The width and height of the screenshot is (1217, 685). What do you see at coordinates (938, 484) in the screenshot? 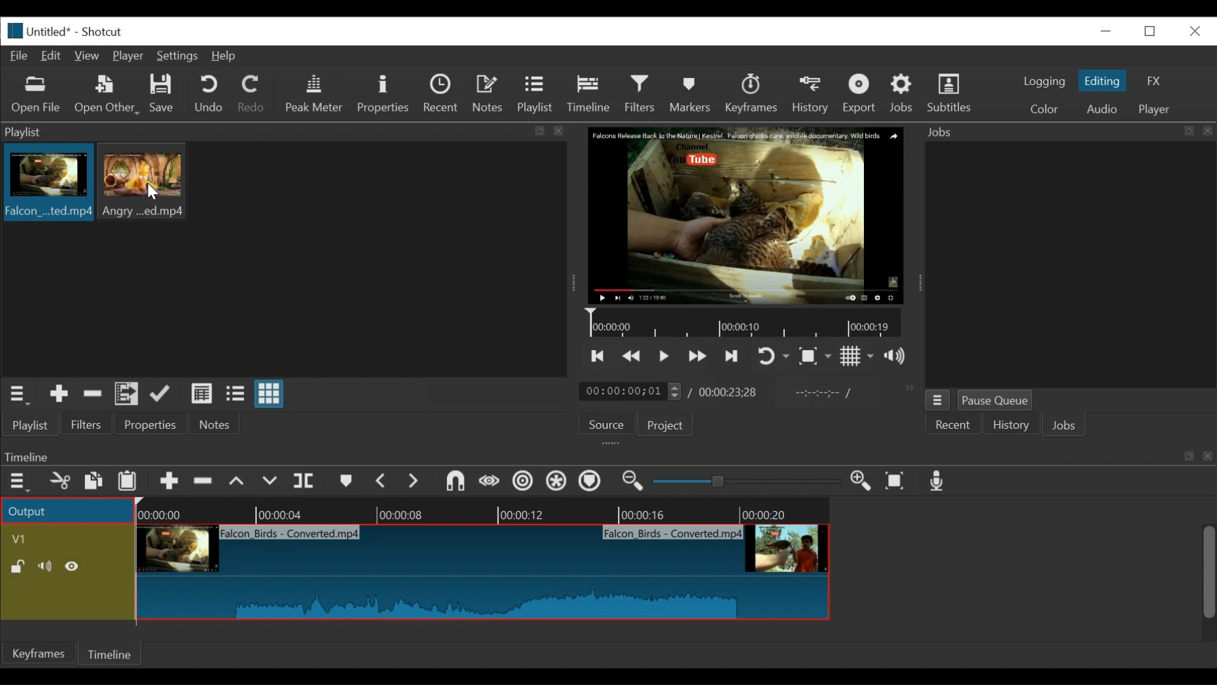
I see `Record audio` at bounding box center [938, 484].